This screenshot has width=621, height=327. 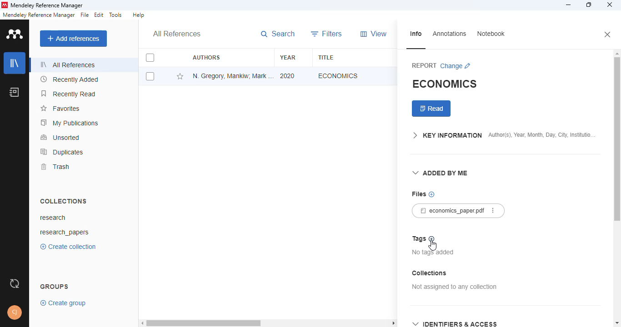 I want to click on profile, so click(x=15, y=313).